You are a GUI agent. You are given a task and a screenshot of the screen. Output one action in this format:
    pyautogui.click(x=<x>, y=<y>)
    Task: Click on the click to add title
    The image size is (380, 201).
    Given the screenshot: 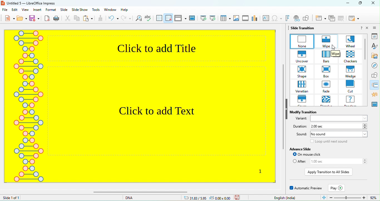 What is the action you would take?
    pyautogui.click(x=162, y=47)
    